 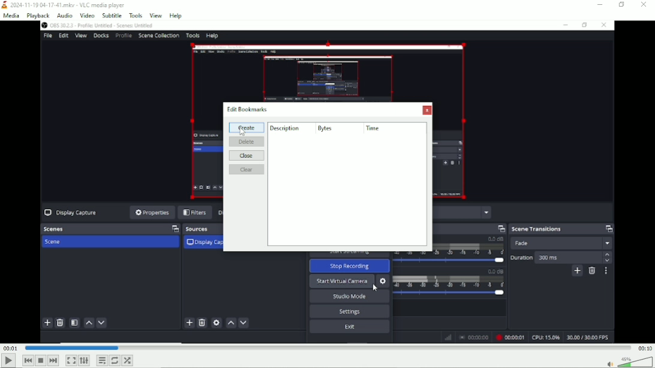 I want to click on Video, so click(x=87, y=15).